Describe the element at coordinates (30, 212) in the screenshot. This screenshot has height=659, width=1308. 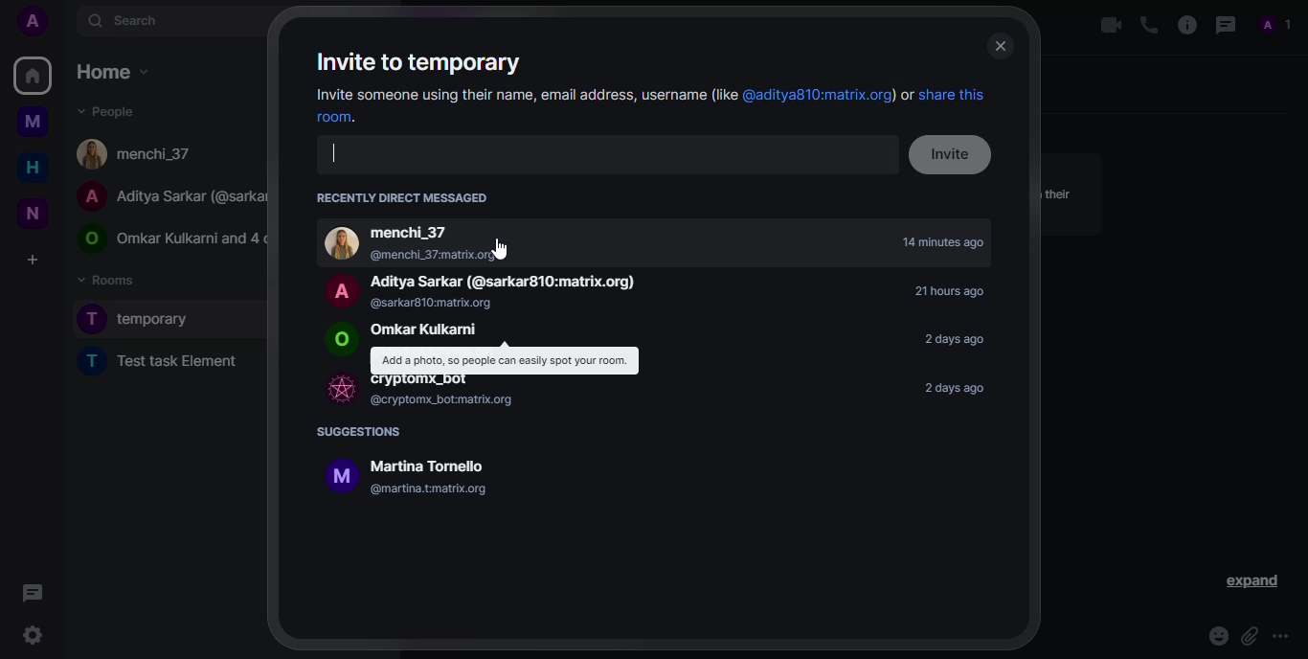
I see `new` at that location.